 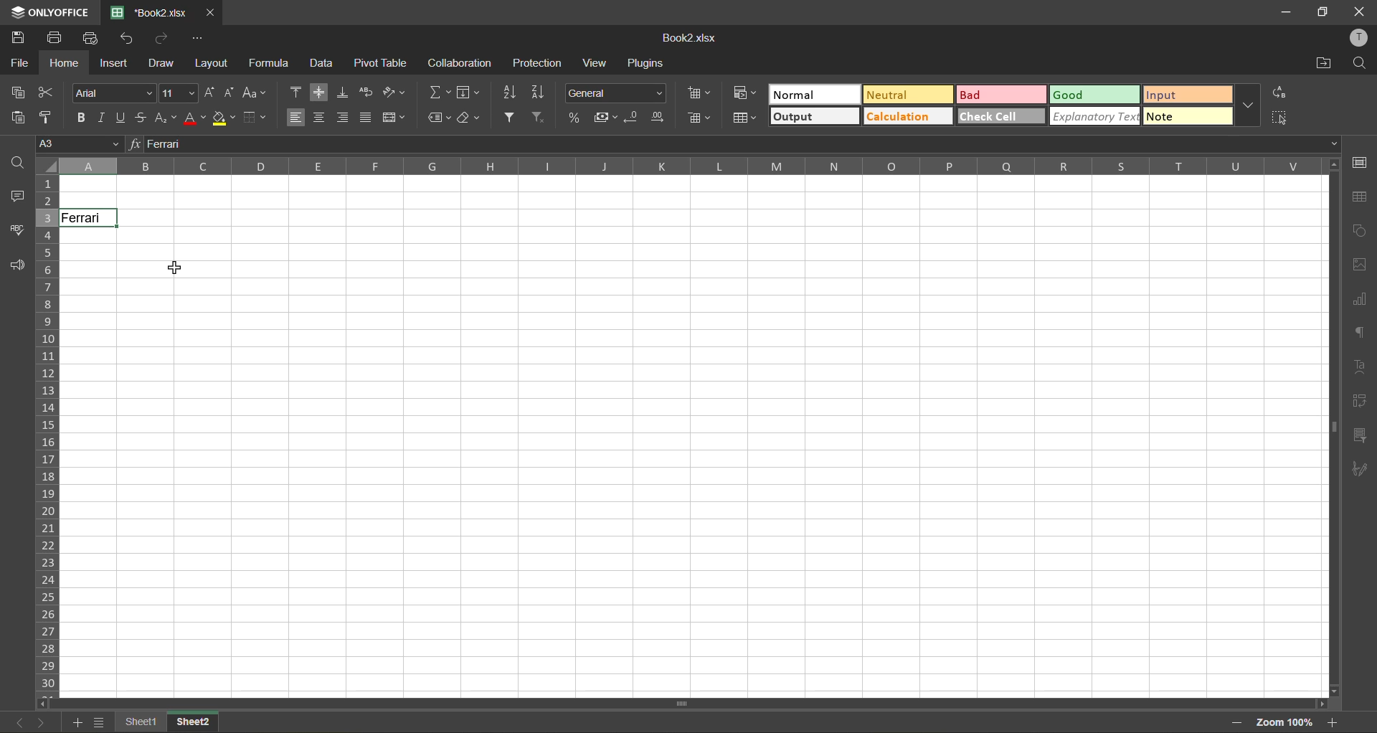 What do you see at coordinates (1187, 96) in the screenshot?
I see `input` at bounding box center [1187, 96].